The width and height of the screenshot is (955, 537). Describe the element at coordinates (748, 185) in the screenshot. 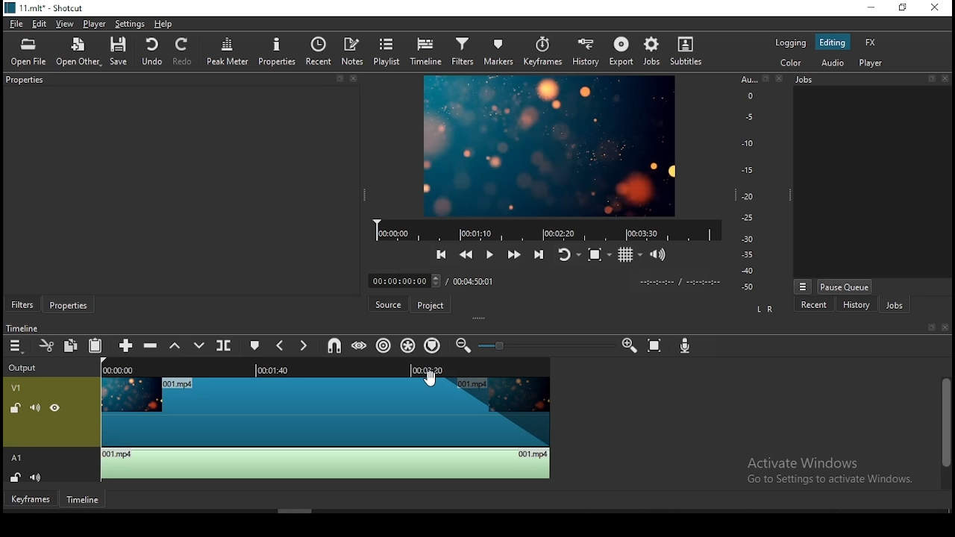

I see `scale` at that location.